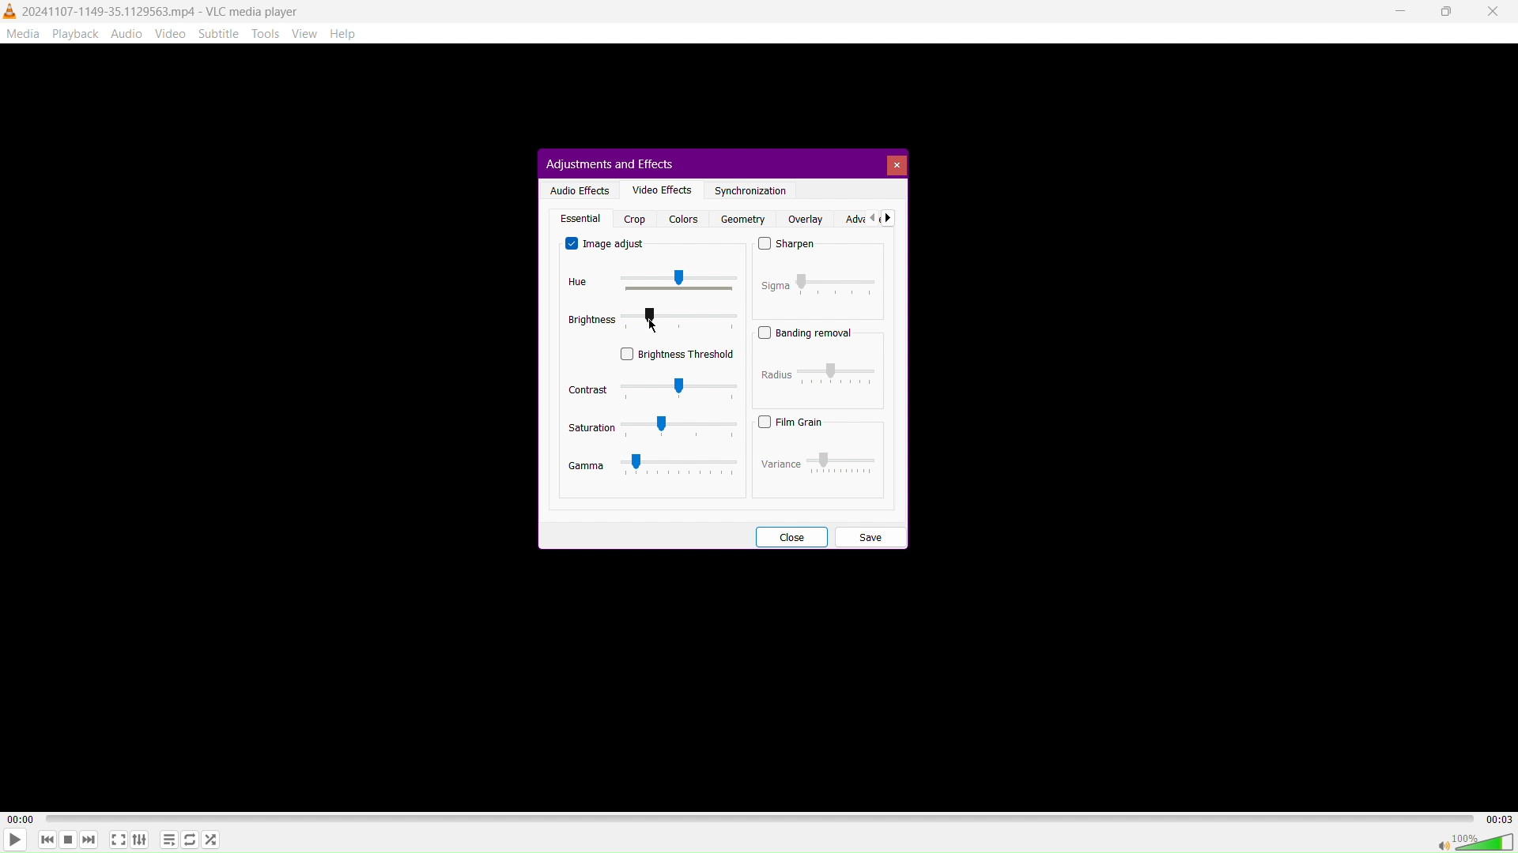 The image size is (1518, 853). I want to click on Adjustments and Effects, so click(608, 163).